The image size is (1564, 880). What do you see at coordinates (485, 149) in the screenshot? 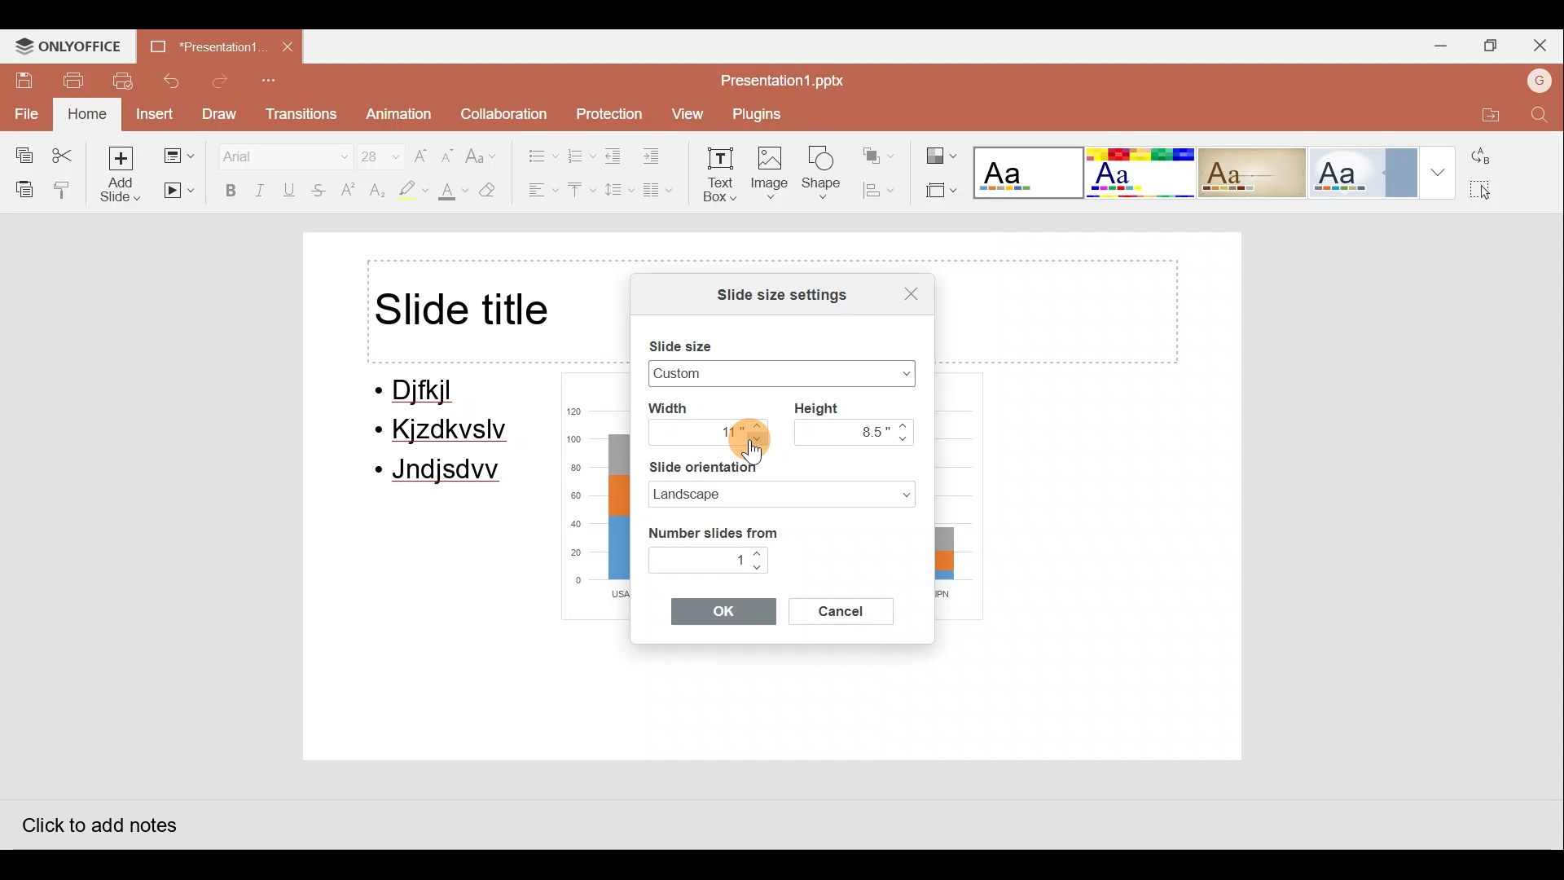
I see `Change case` at bounding box center [485, 149].